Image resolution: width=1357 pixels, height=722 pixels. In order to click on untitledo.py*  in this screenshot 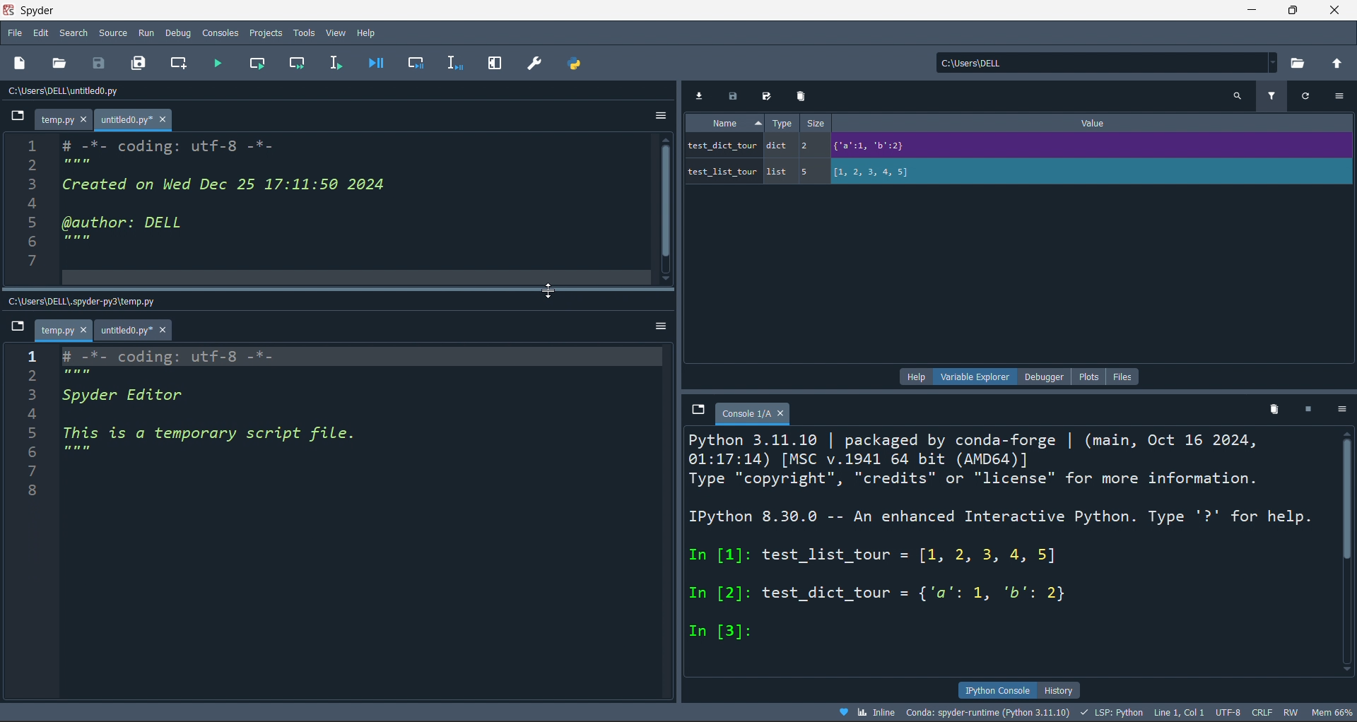, I will do `click(136, 331)`.